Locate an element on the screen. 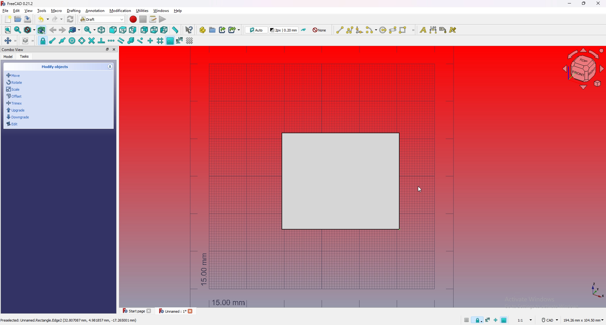 Image resolution: width=606 pixels, height=325 pixels. snap lock is located at coordinates (43, 41).